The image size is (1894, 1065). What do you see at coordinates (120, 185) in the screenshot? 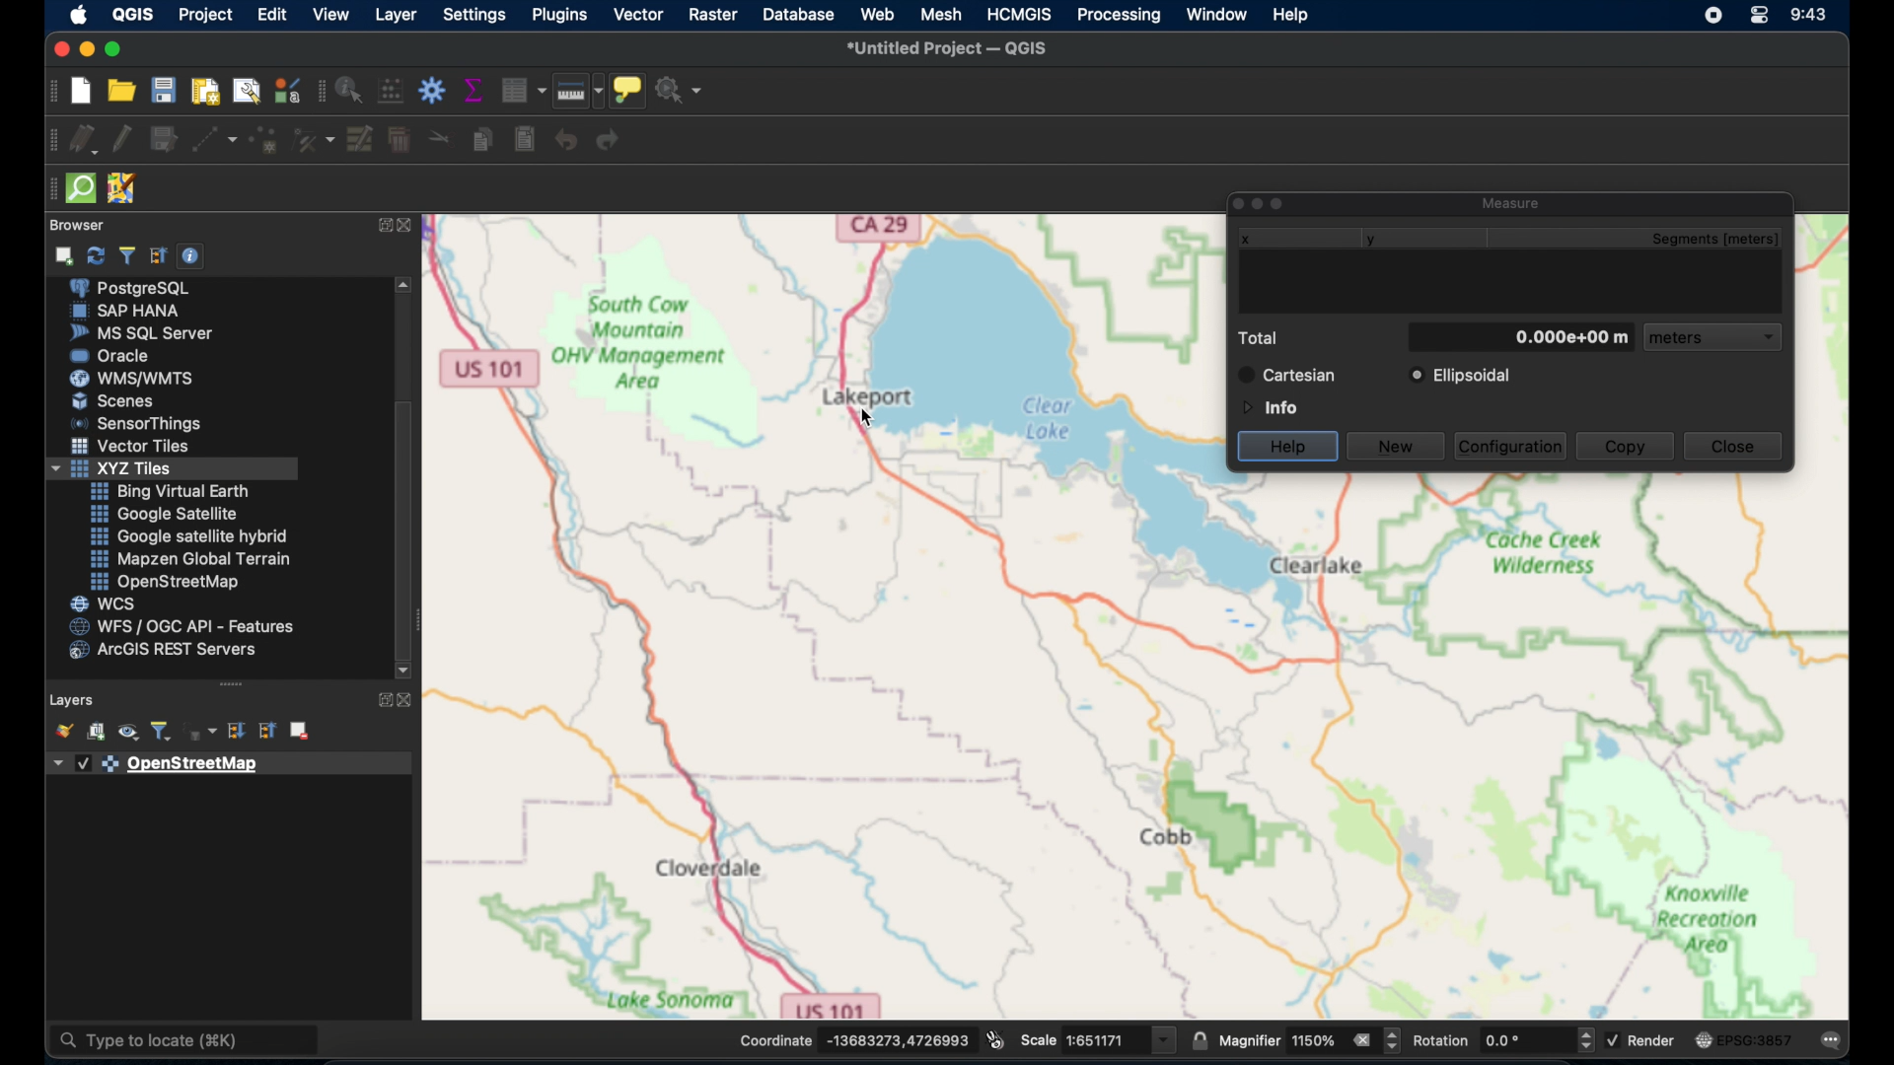
I see `JSOM remote` at bounding box center [120, 185].